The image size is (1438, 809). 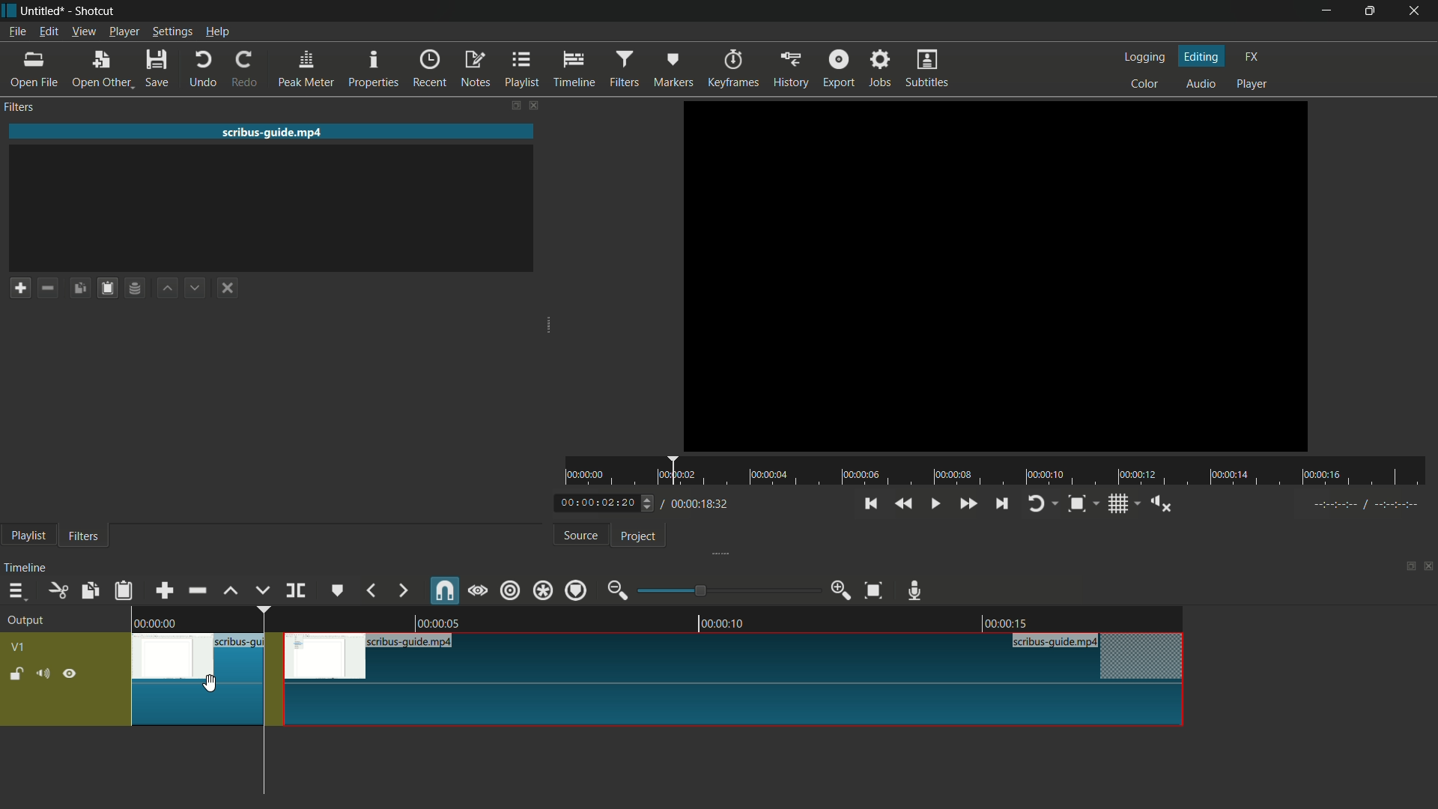 What do you see at coordinates (1371, 10) in the screenshot?
I see `maximize` at bounding box center [1371, 10].